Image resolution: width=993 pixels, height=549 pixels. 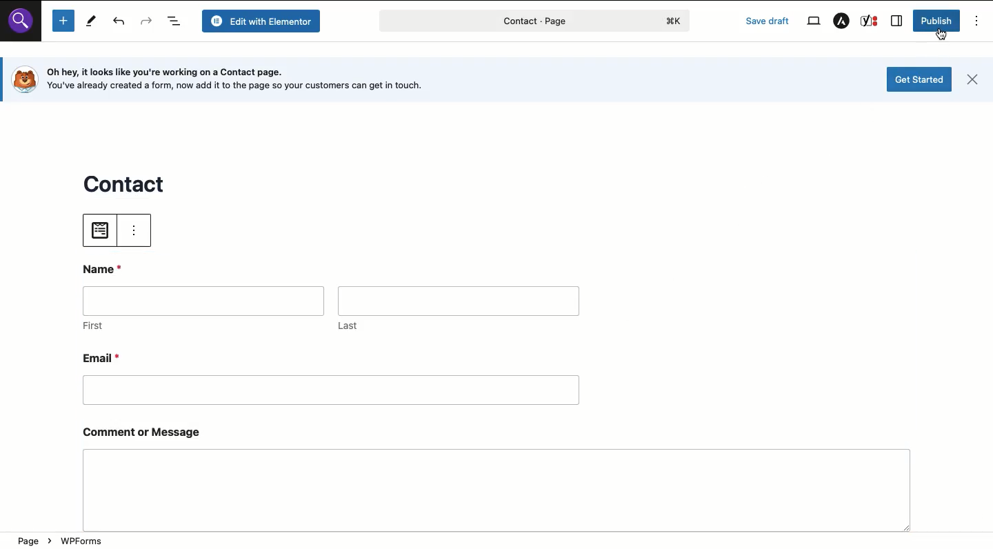 I want to click on Astra, so click(x=841, y=21).